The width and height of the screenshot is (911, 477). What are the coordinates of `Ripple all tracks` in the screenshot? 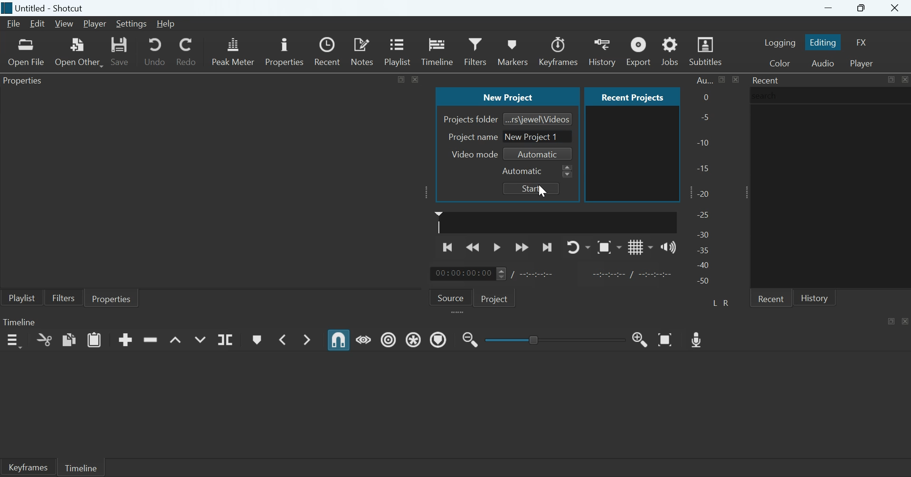 It's located at (415, 339).